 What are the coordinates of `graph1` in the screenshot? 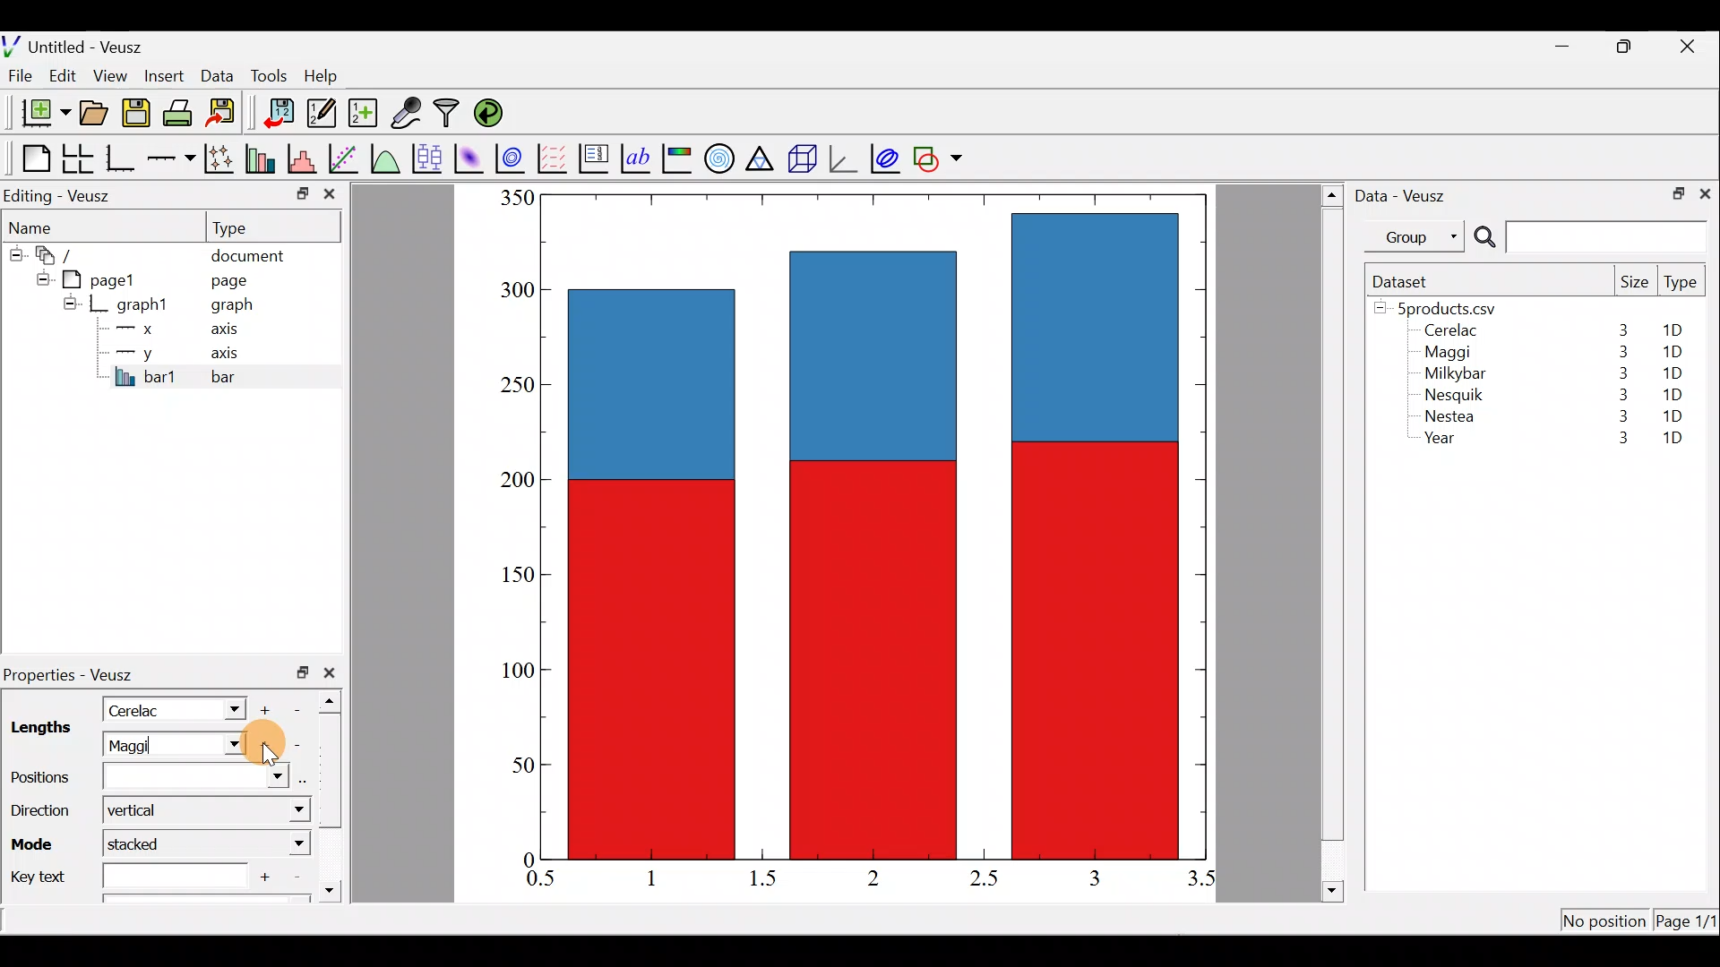 It's located at (143, 305).